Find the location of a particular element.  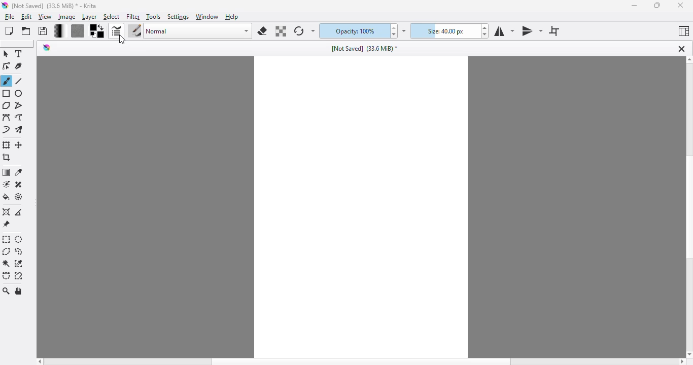

magnetic curve selection tool is located at coordinates (19, 276).